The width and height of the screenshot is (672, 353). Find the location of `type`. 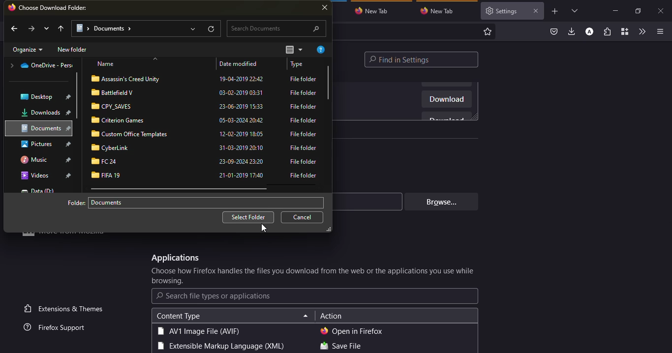

type is located at coordinates (198, 331).